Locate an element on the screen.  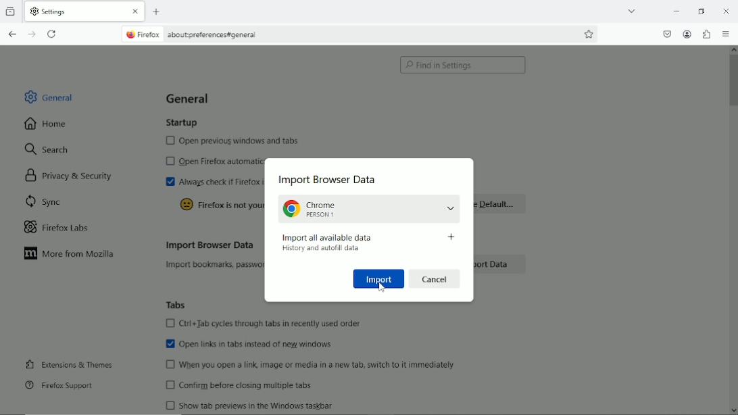
Extensions is located at coordinates (706, 34).